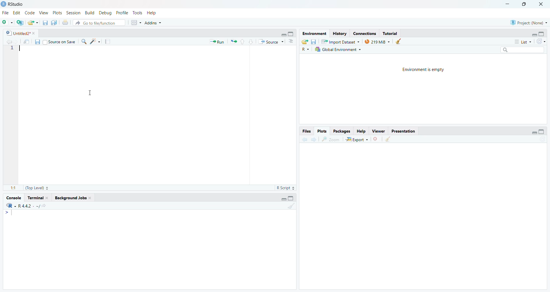 The image size is (550, 292). Describe the element at coordinates (292, 33) in the screenshot. I see `Full height` at that location.